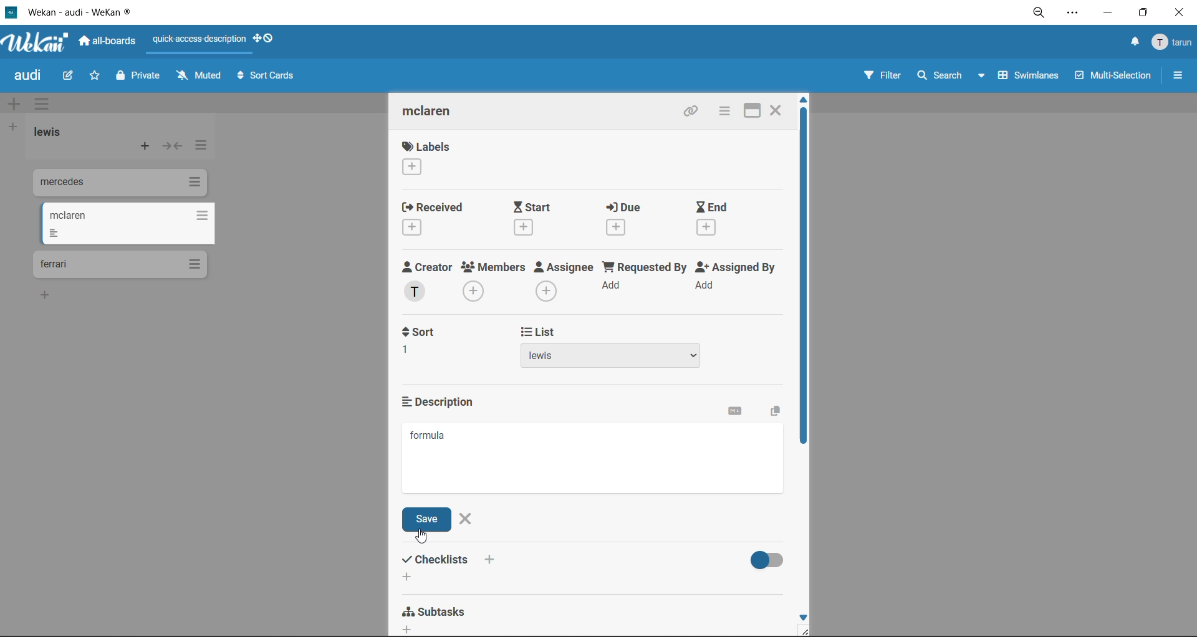 The image size is (1197, 637). I want to click on vertical scroll bar, so click(804, 279).